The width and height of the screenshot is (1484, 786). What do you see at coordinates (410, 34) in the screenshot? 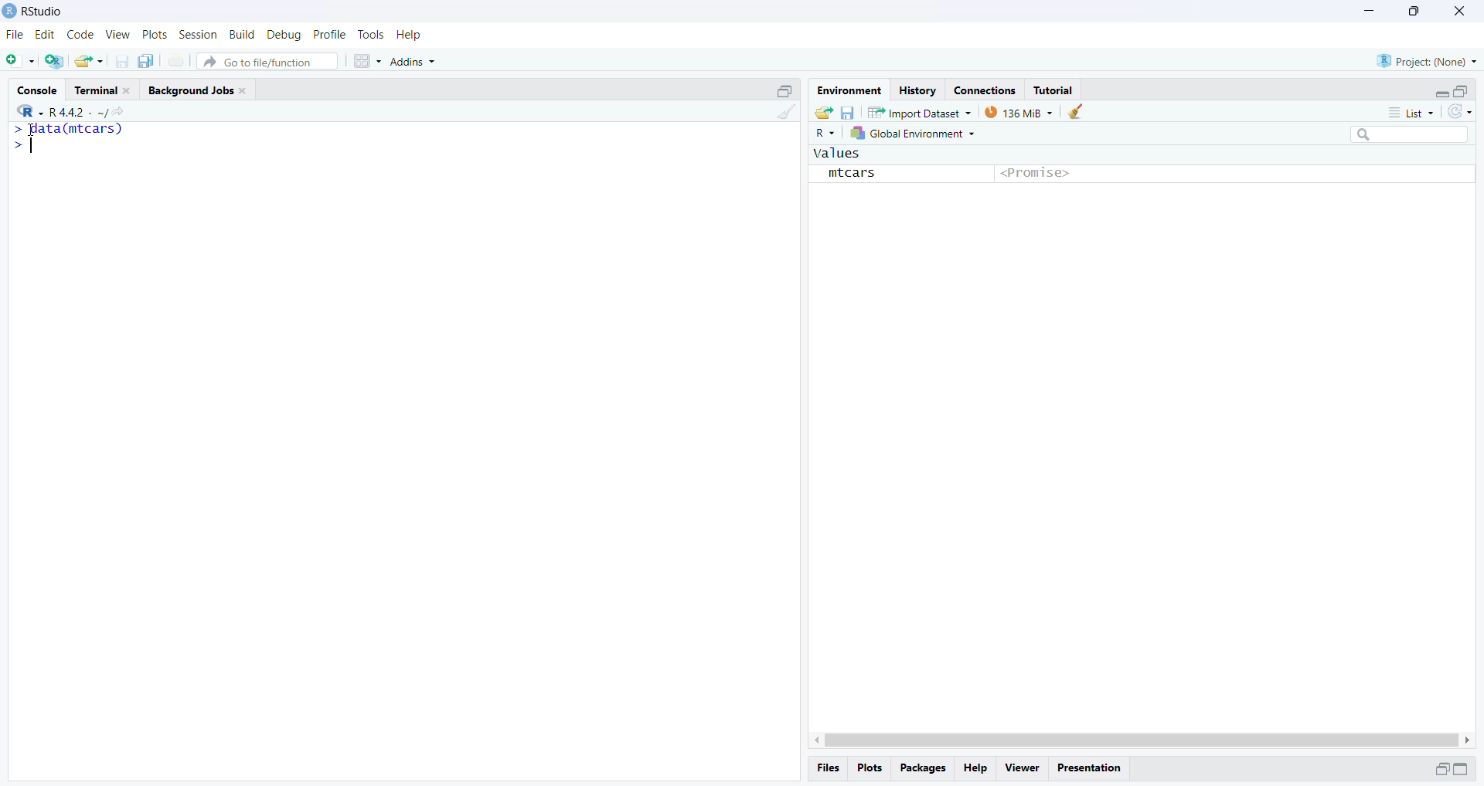
I see `Help` at bounding box center [410, 34].